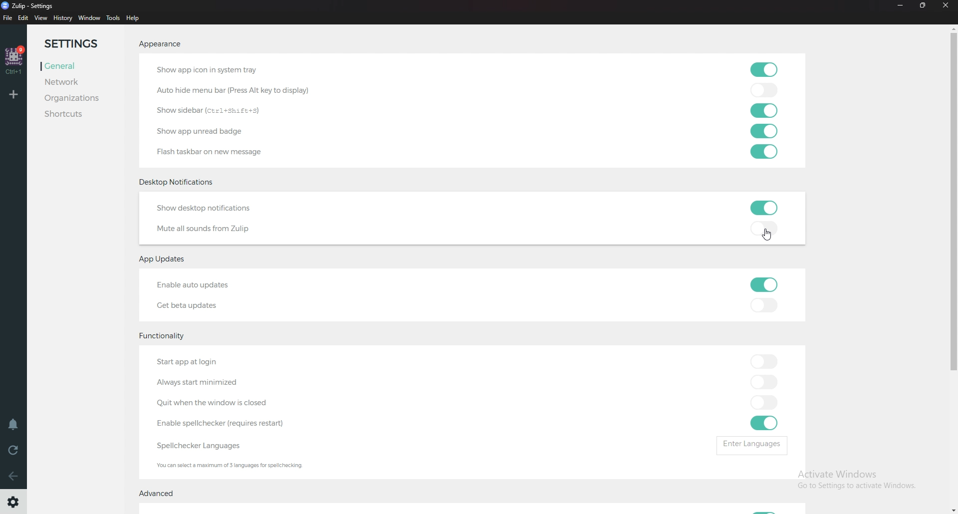 The width and height of the screenshot is (958, 514). Describe the element at coordinates (79, 42) in the screenshot. I see `Settings` at that location.